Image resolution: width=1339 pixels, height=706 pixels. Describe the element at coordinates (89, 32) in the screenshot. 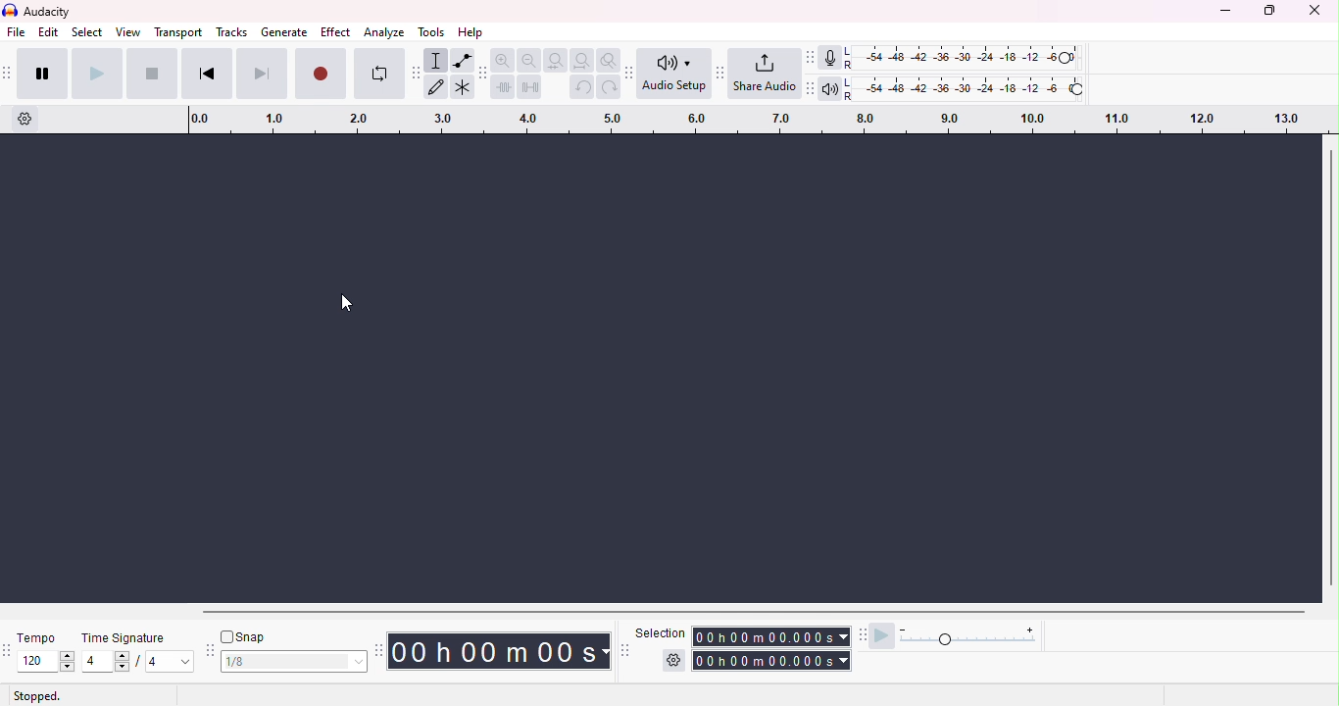

I see `select` at that location.